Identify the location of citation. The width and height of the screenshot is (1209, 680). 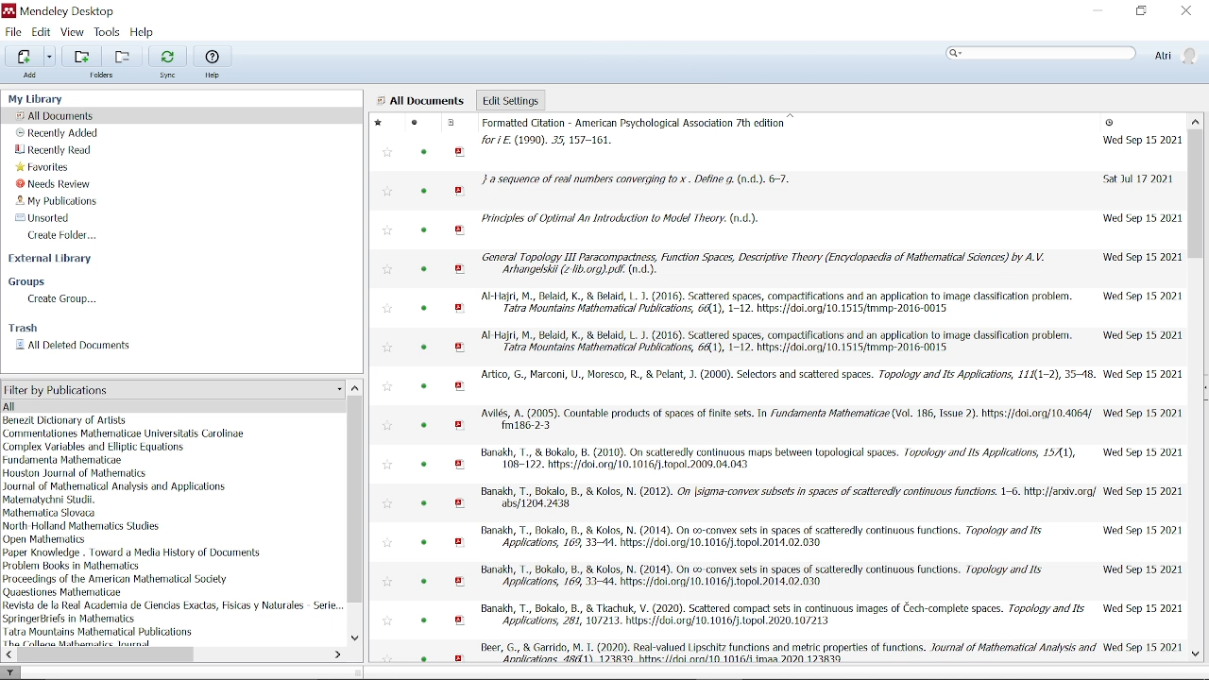
(775, 302).